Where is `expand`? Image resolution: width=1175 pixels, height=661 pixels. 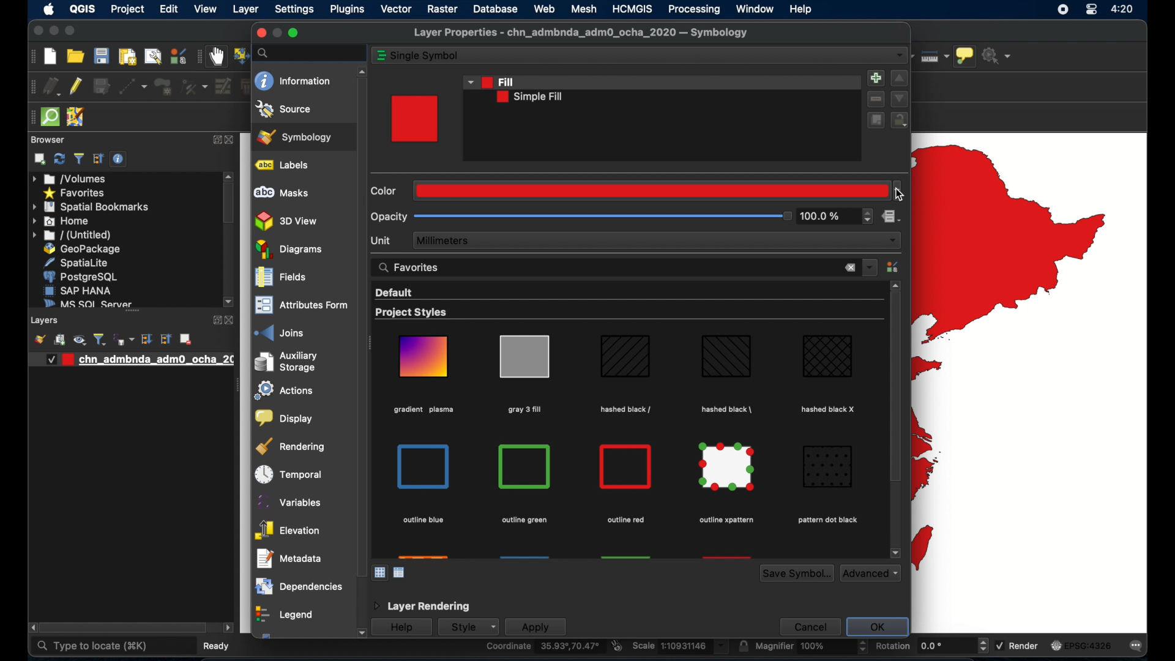
expand is located at coordinates (216, 141).